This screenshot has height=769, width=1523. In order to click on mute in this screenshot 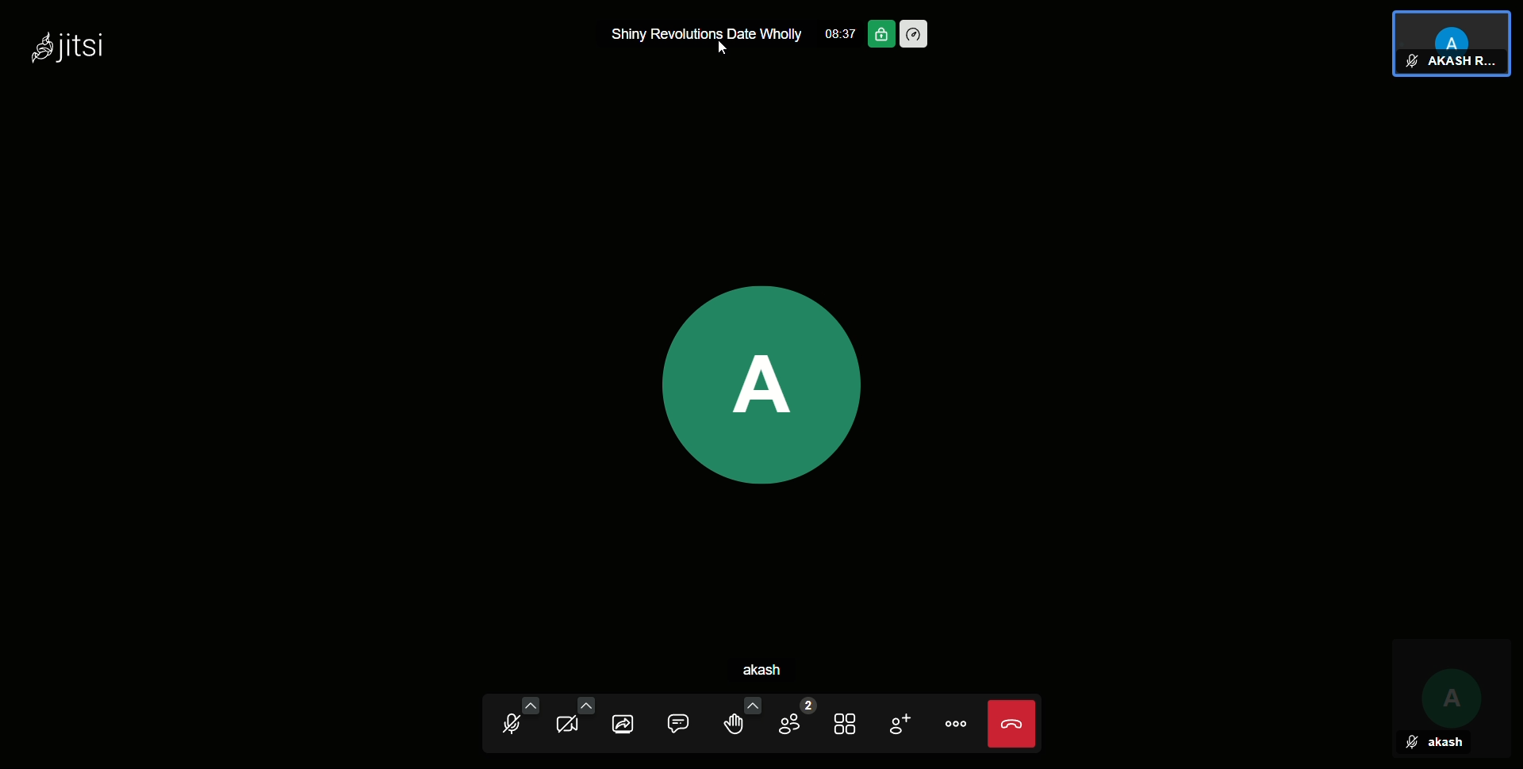, I will do `click(1411, 744)`.